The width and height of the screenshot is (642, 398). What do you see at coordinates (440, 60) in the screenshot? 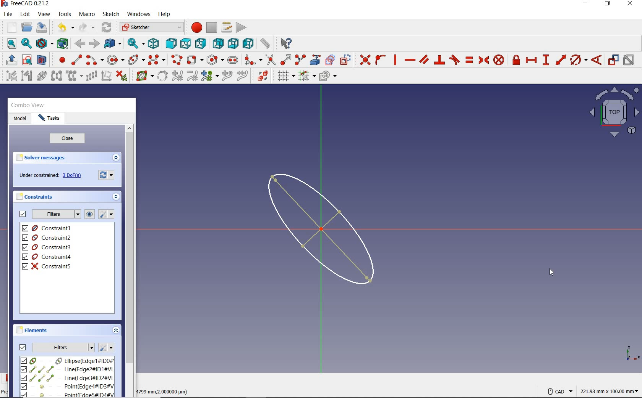
I see `constrain perpendicular` at bounding box center [440, 60].